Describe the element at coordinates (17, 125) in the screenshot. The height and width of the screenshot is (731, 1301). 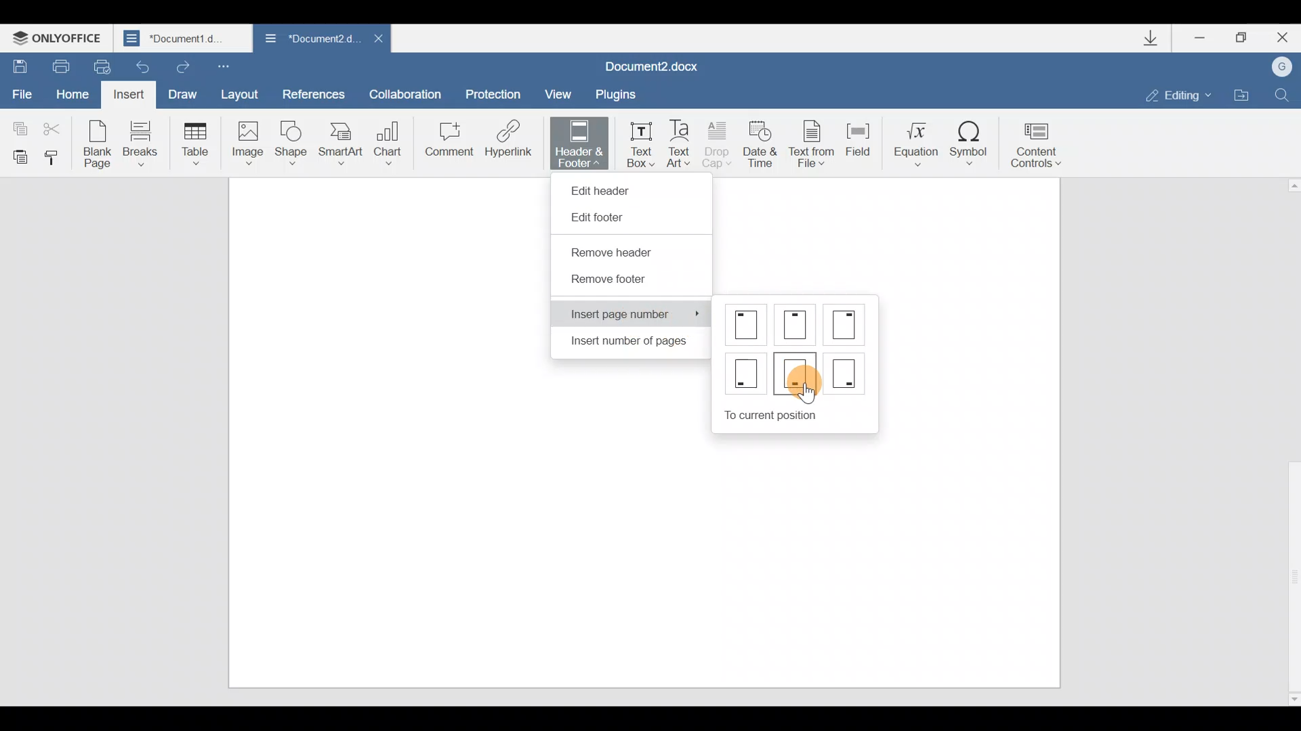
I see `Copy` at that location.